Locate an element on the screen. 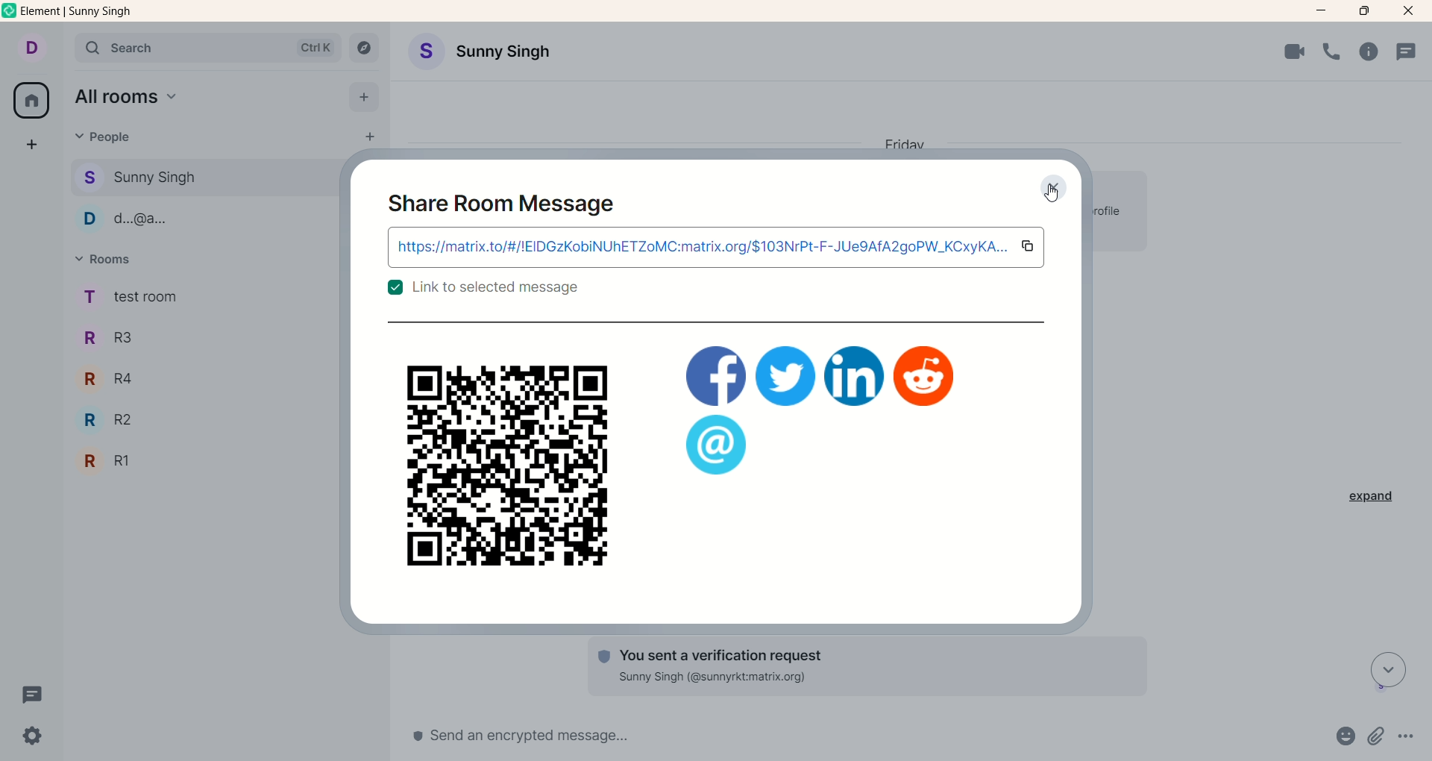  expand is located at coordinates (1373, 498).